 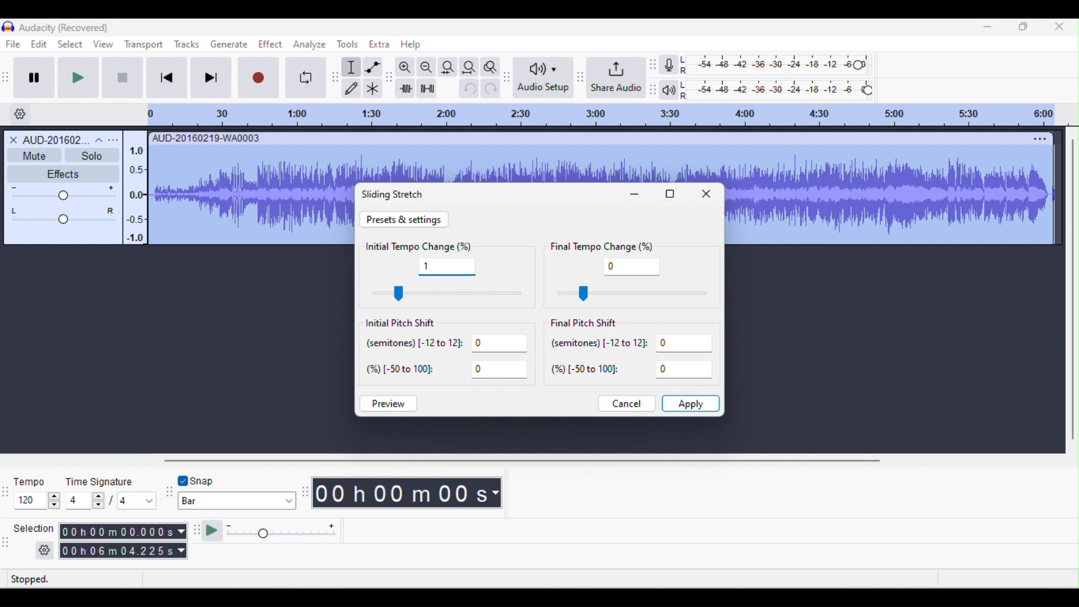 I want to click on cancel, so click(x=625, y=403).